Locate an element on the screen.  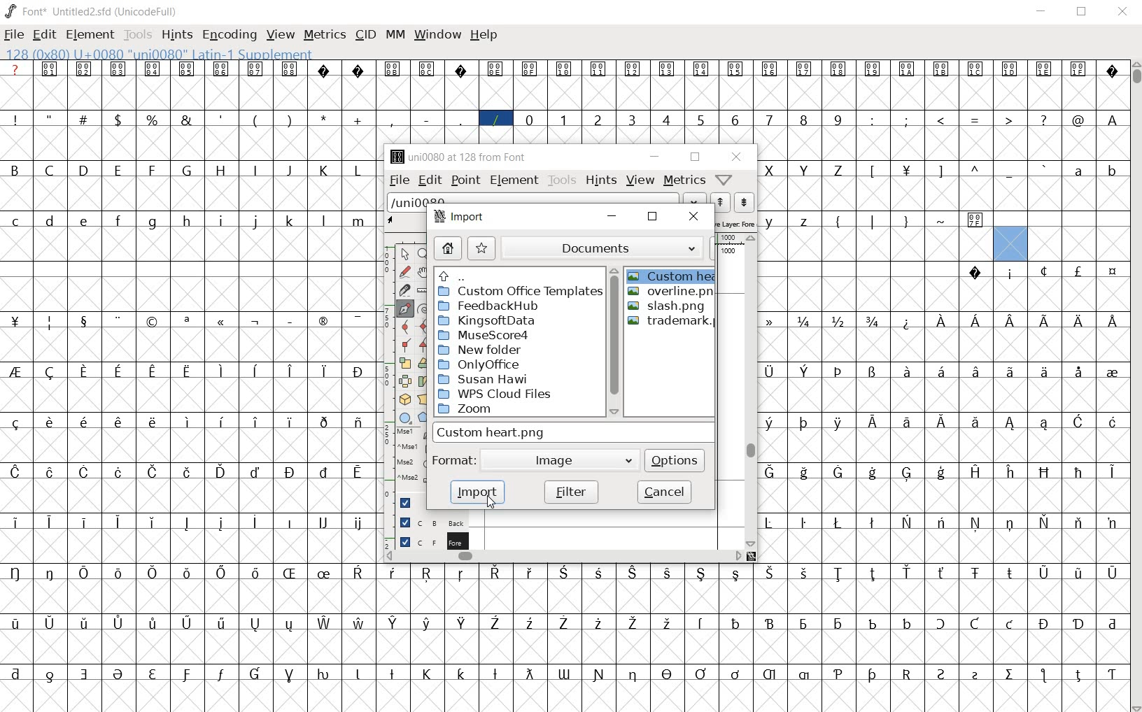
glyph is located at coordinates (1078, 473).